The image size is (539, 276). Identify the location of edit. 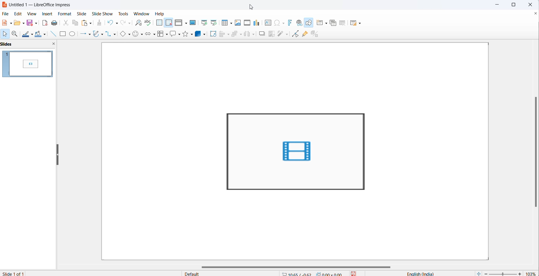
(18, 14).